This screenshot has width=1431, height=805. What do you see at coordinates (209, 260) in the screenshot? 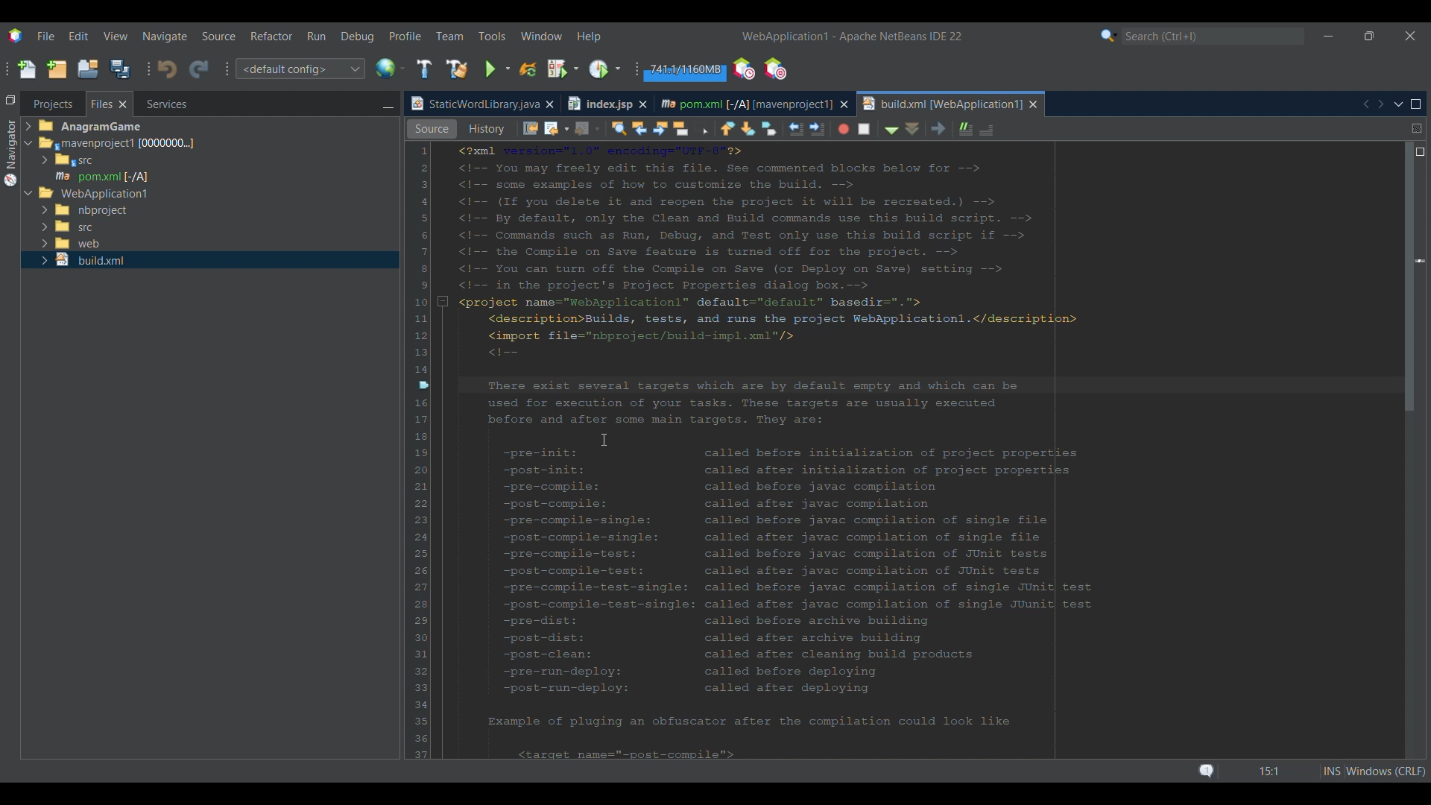
I see `Selected file highlighted` at bounding box center [209, 260].